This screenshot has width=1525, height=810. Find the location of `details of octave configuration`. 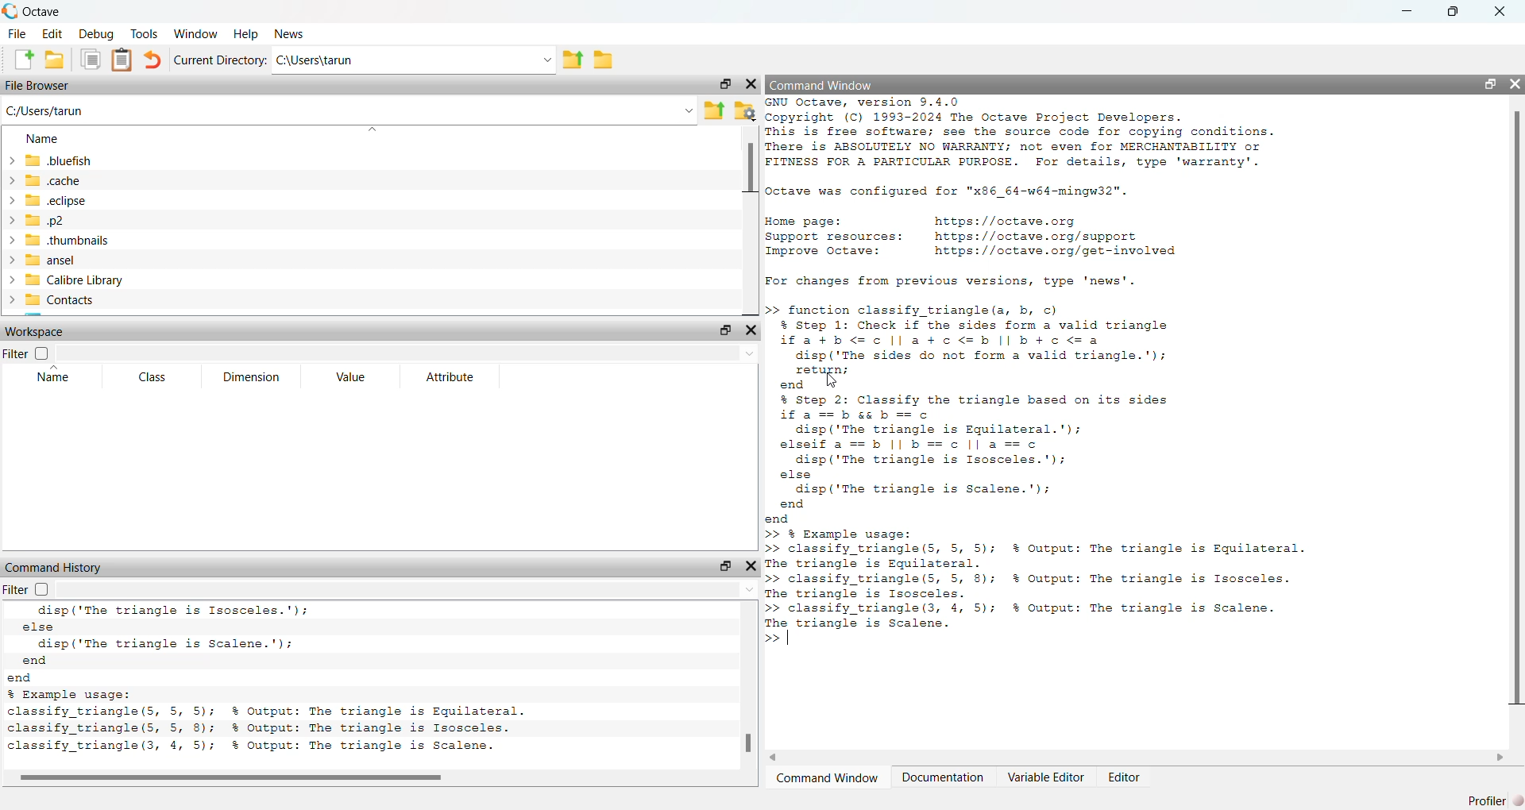

details of octave configuration is located at coordinates (956, 193).